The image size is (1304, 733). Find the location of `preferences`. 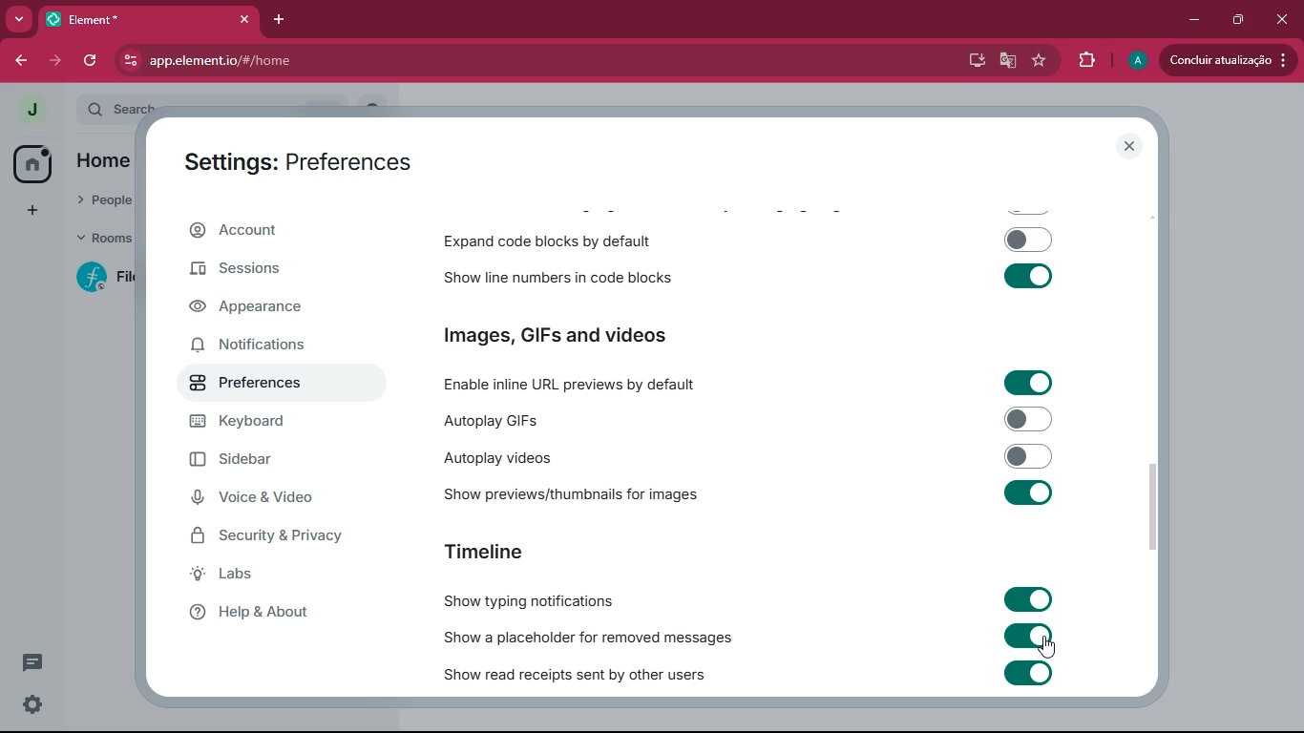

preferences is located at coordinates (263, 385).